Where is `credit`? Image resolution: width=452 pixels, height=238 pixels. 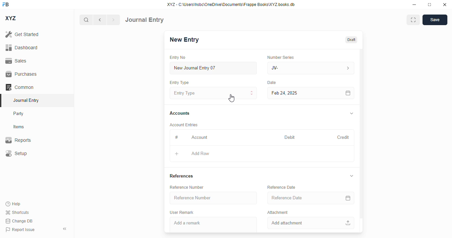
credit is located at coordinates (344, 137).